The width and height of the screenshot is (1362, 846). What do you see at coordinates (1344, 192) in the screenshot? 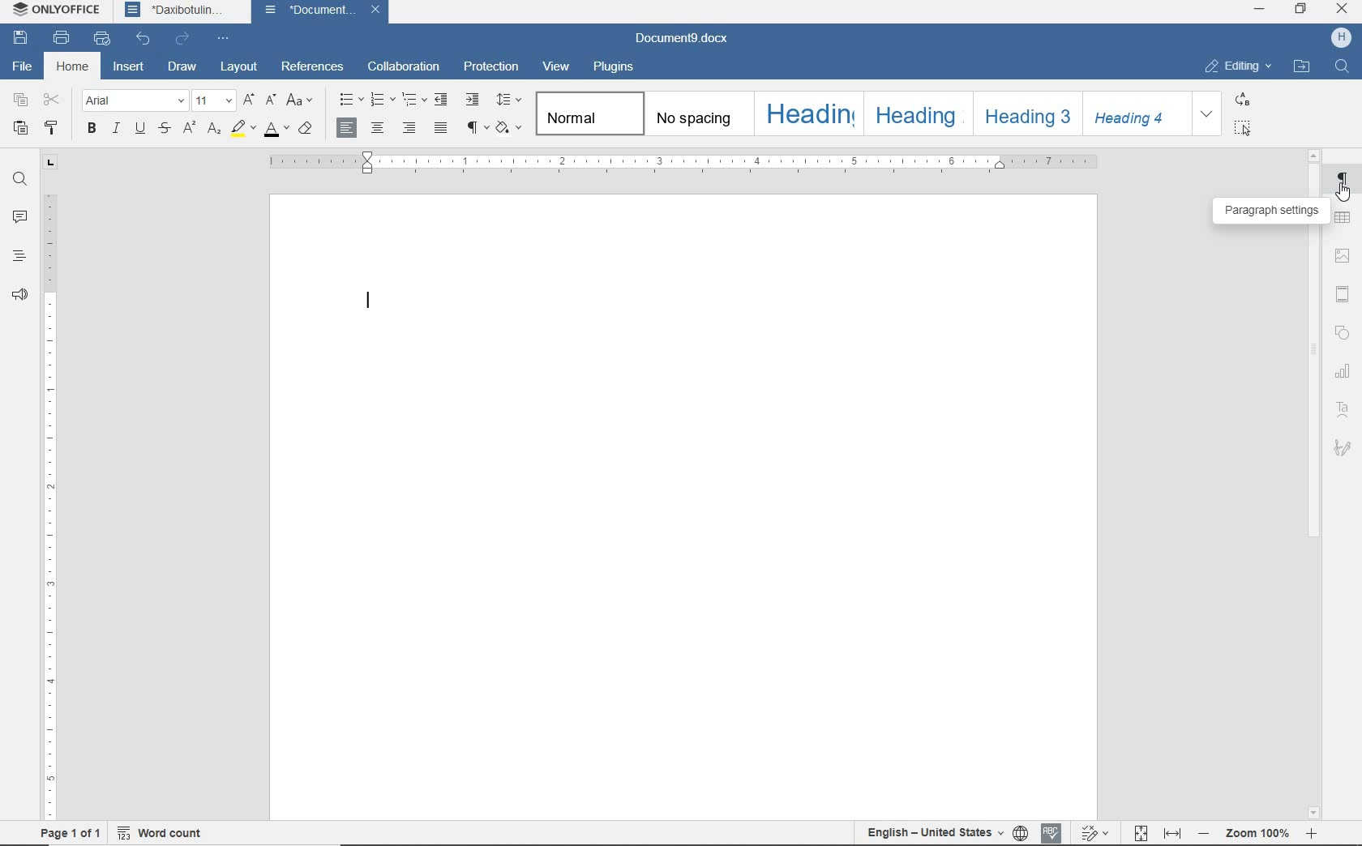
I see `cursor` at bounding box center [1344, 192].